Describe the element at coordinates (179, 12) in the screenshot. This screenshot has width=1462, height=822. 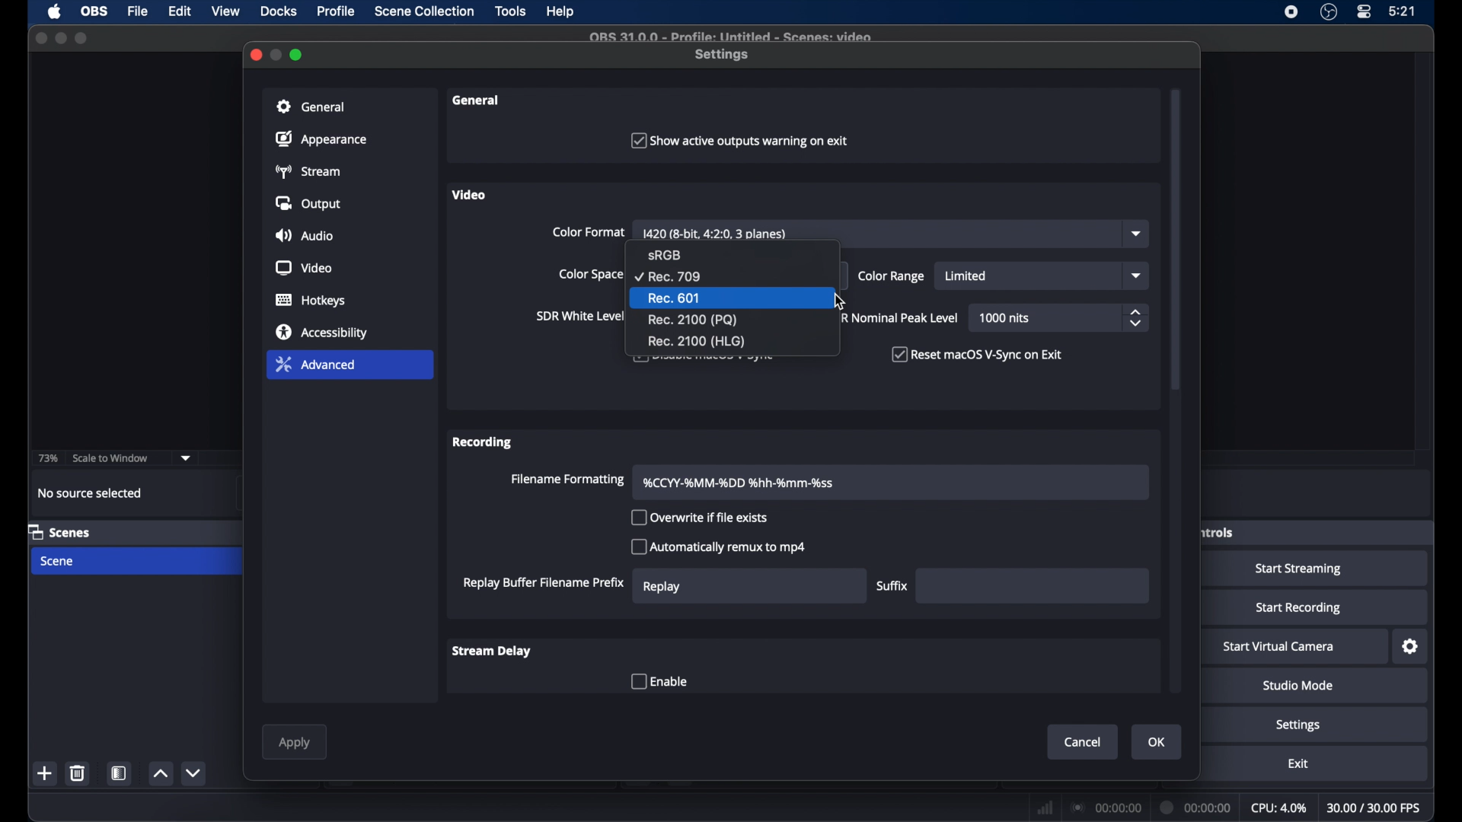
I see `edit` at that location.